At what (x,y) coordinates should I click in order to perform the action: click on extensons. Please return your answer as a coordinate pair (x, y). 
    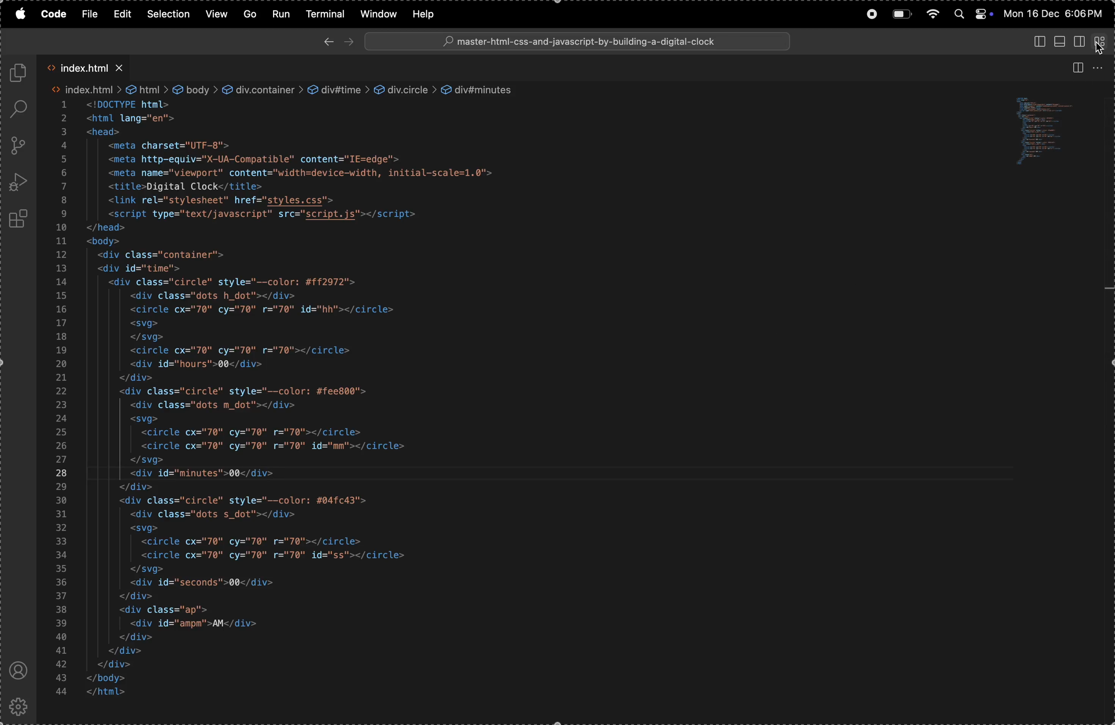
    Looking at the image, I should click on (20, 221).